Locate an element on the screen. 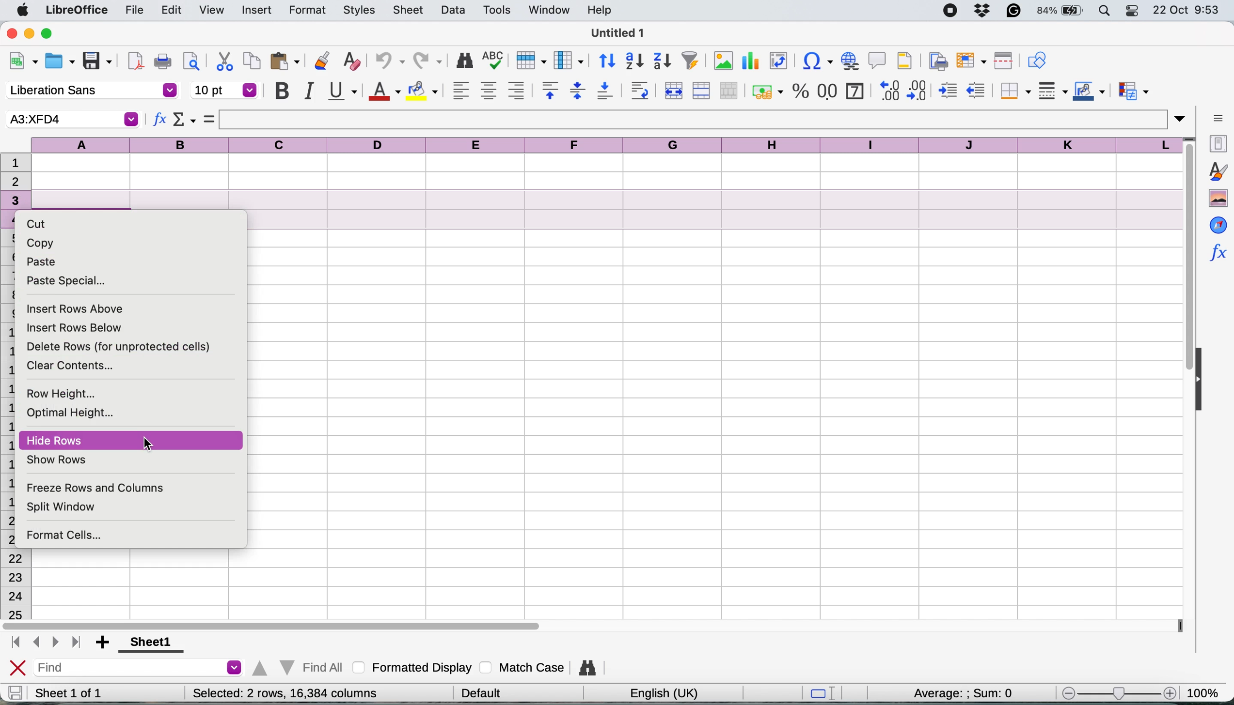 This screenshot has height=705, width=1234. window is located at coordinates (549, 11).